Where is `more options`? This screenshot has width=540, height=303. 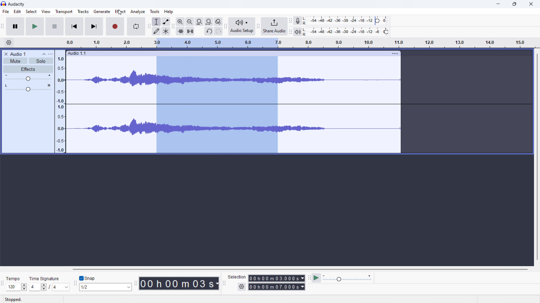 more options is located at coordinates (395, 54).